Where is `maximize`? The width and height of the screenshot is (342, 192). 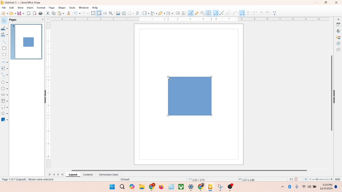 maximize is located at coordinates (326, 3).